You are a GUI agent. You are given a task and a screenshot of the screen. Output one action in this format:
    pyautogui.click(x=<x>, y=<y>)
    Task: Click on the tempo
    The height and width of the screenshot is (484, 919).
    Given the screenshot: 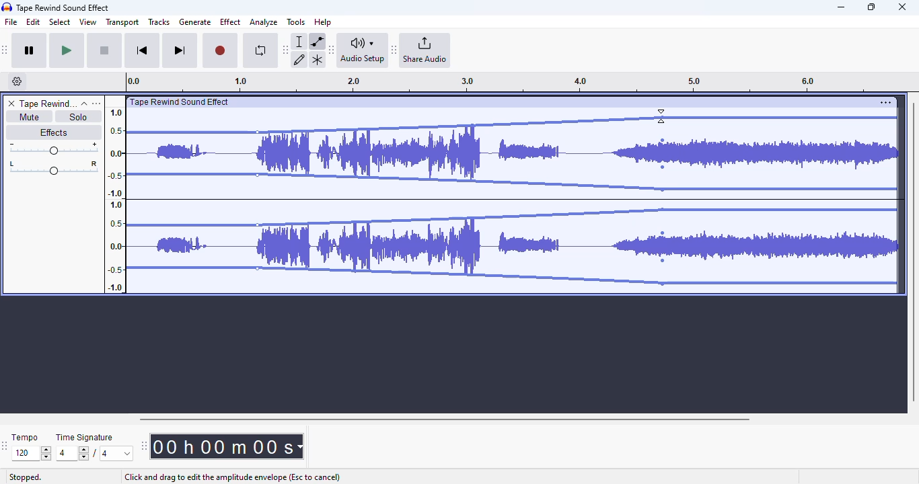 What is the action you would take?
    pyautogui.click(x=25, y=437)
    